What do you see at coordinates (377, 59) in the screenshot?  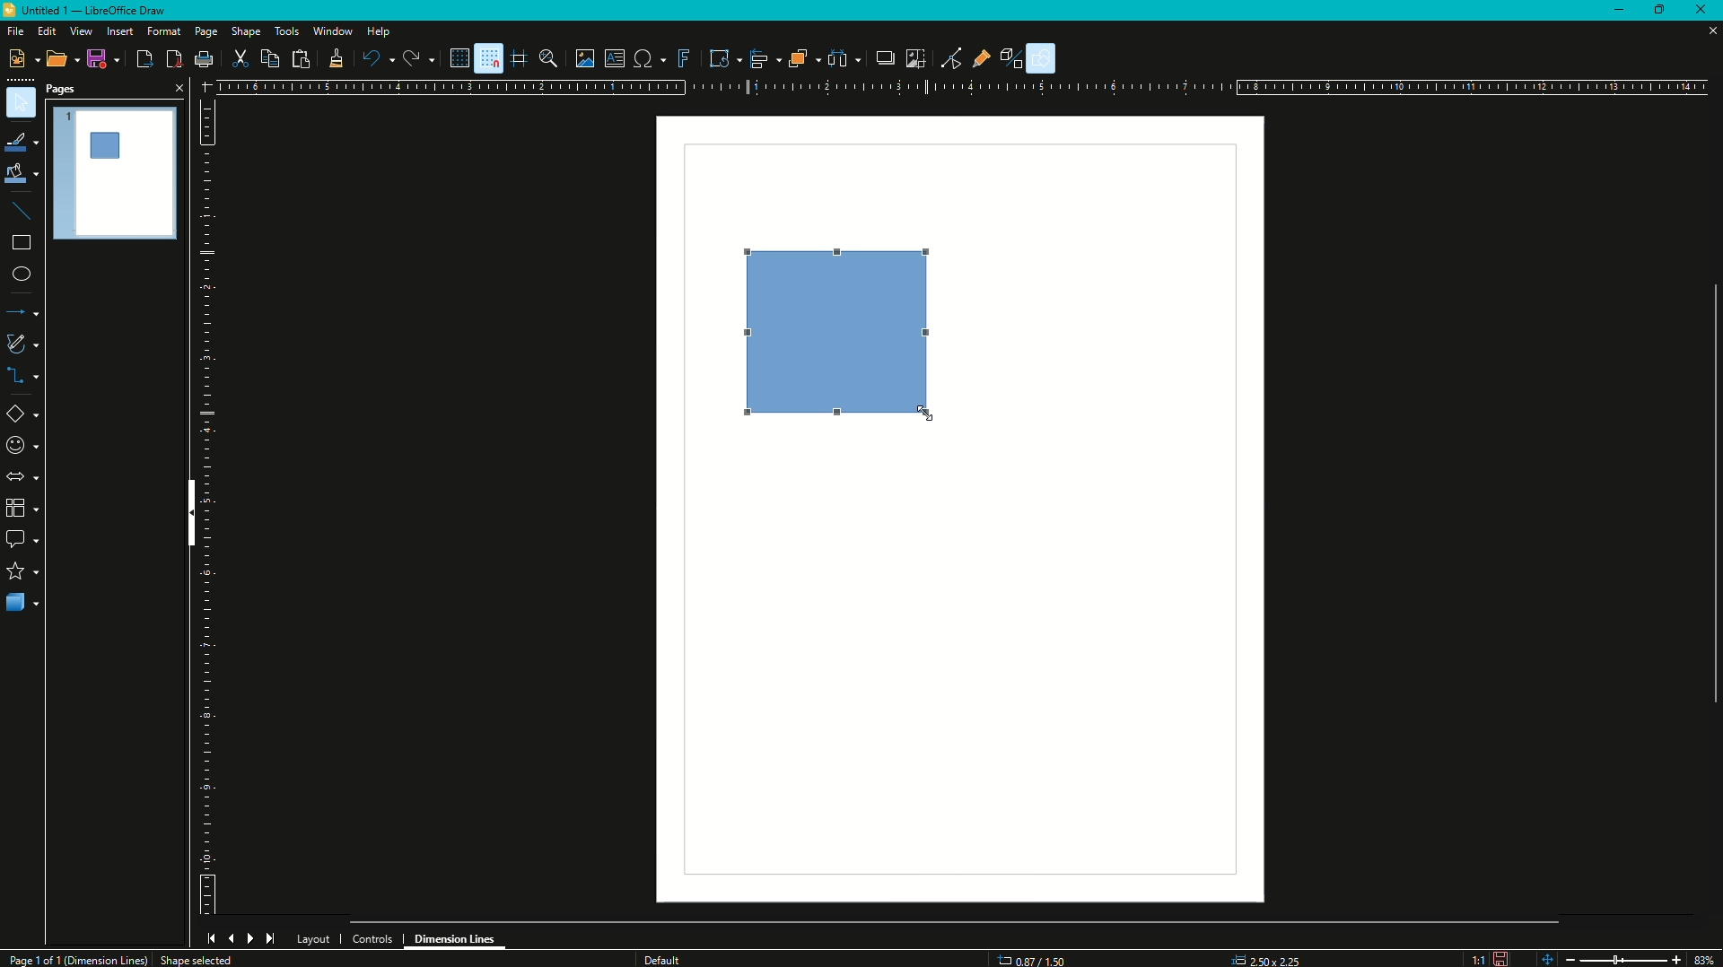 I see `Undo` at bounding box center [377, 59].